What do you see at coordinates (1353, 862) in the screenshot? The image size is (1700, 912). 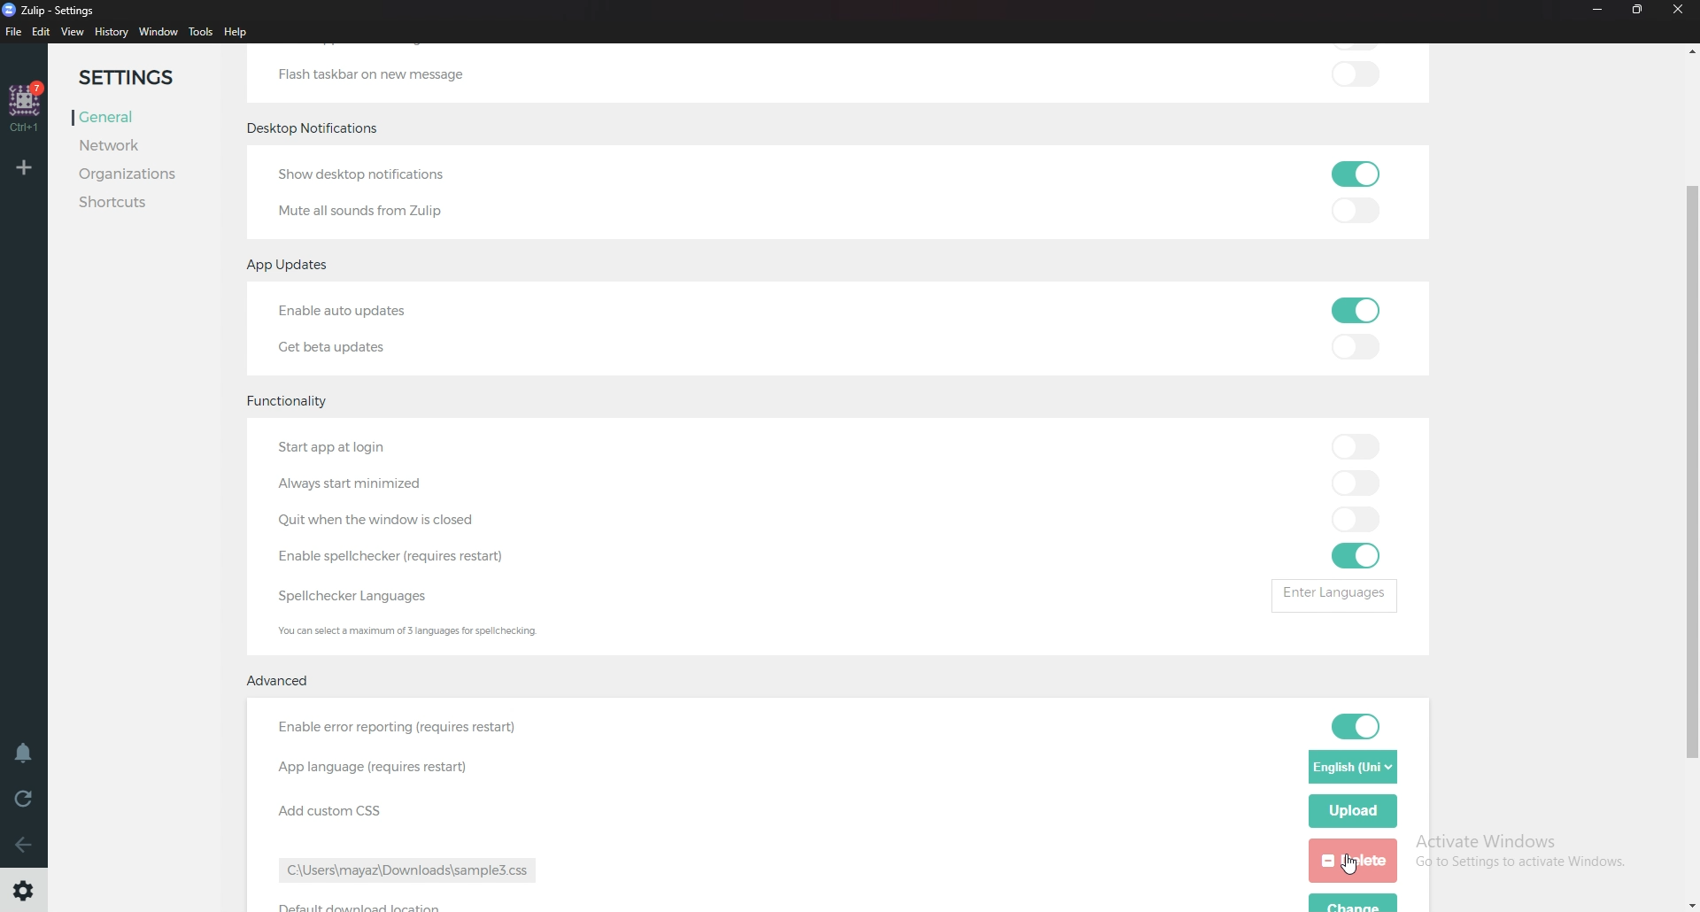 I see `Cursor` at bounding box center [1353, 862].